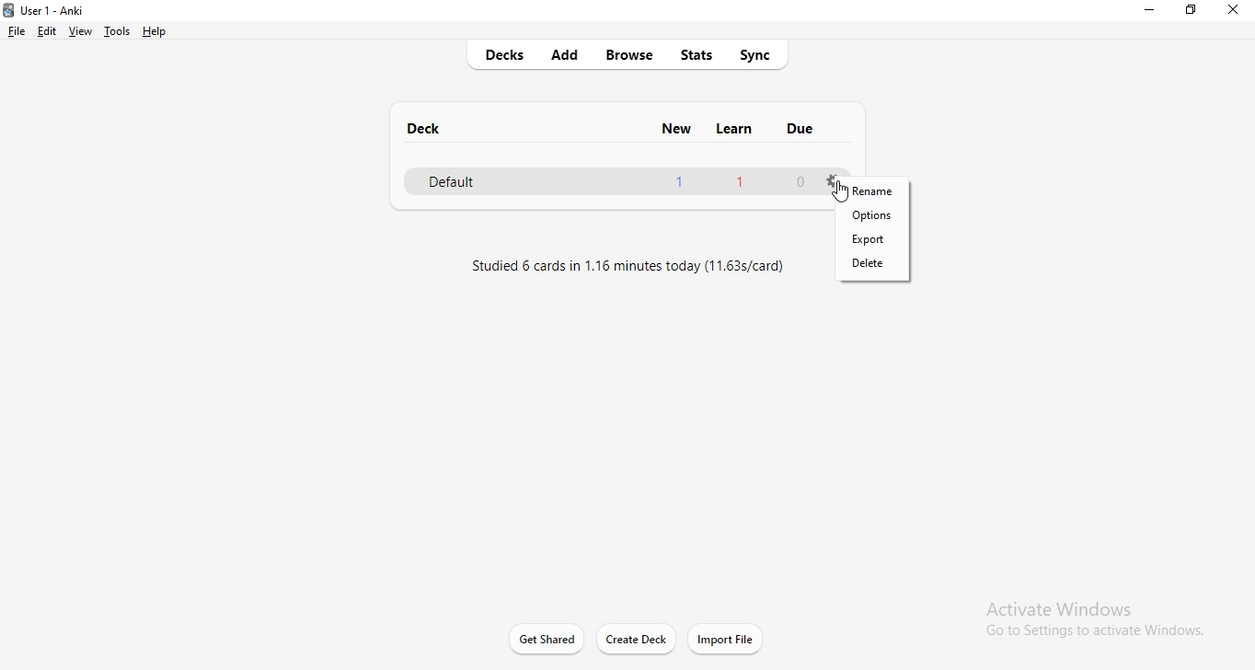 The image size is (1255, 670). What do you see at coordinates (841, 193) in the screenshot?
I see `cursor` at bounding box center [841, 193].